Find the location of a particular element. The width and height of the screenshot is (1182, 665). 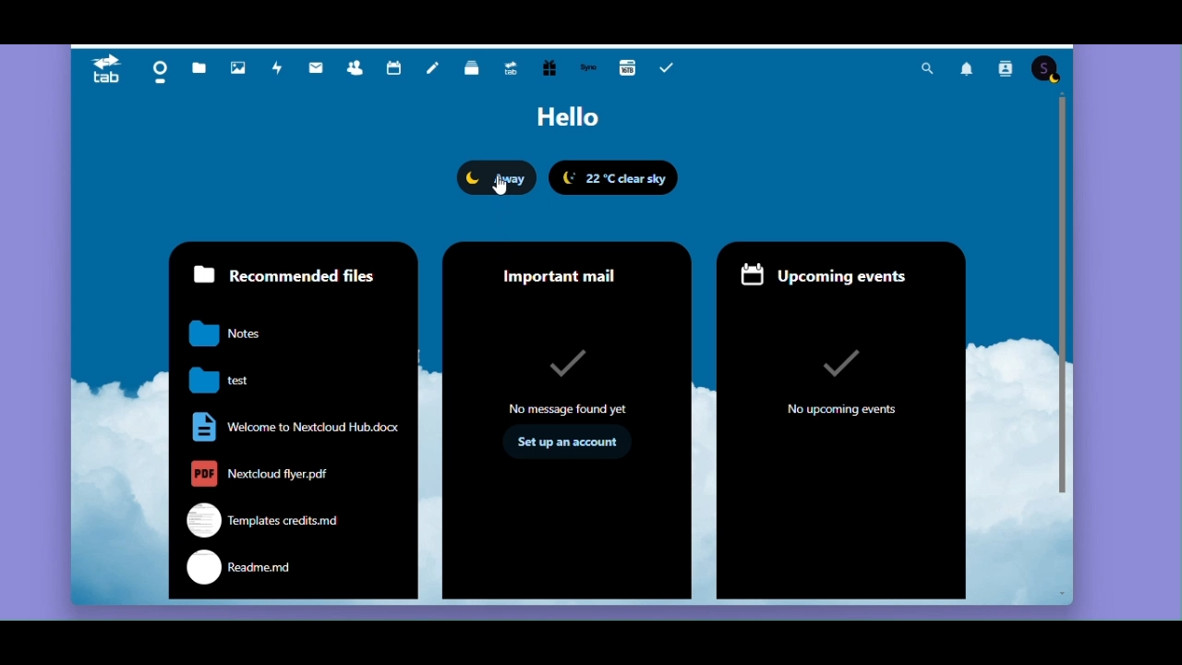

Activity is located at coordinates (278, 68).